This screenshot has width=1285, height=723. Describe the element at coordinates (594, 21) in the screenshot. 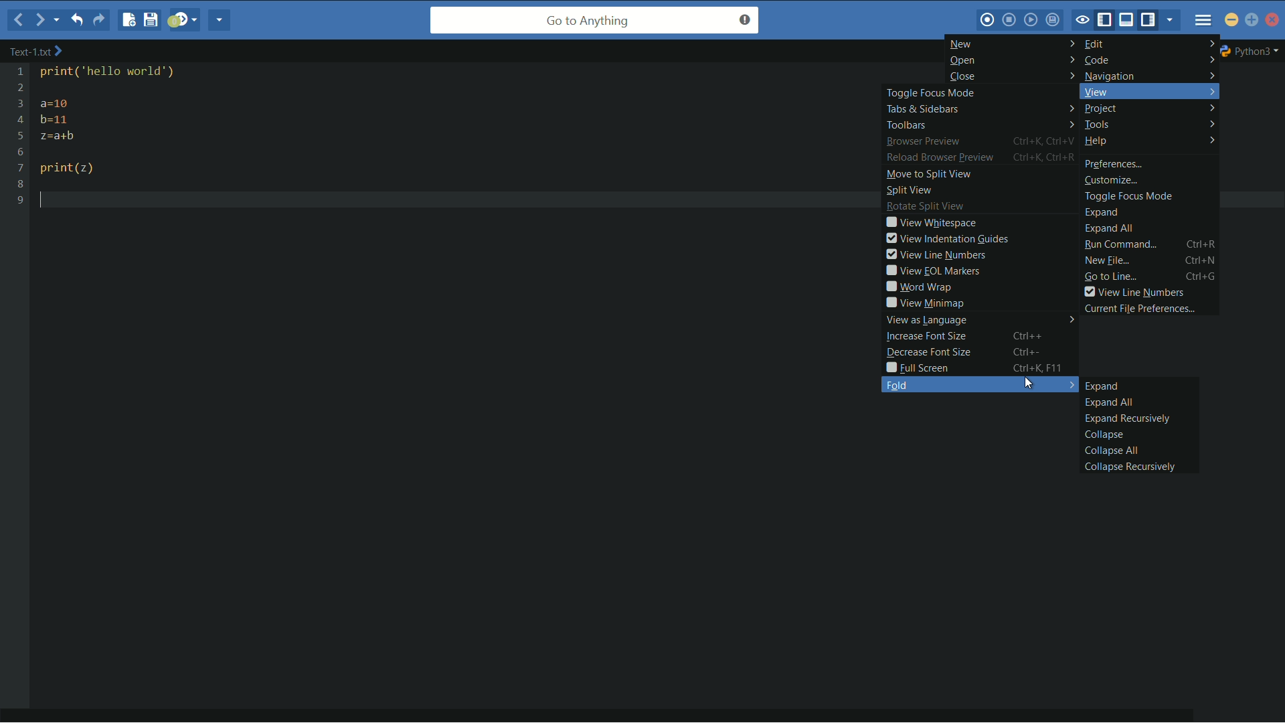

I see `go to anything` at that location.